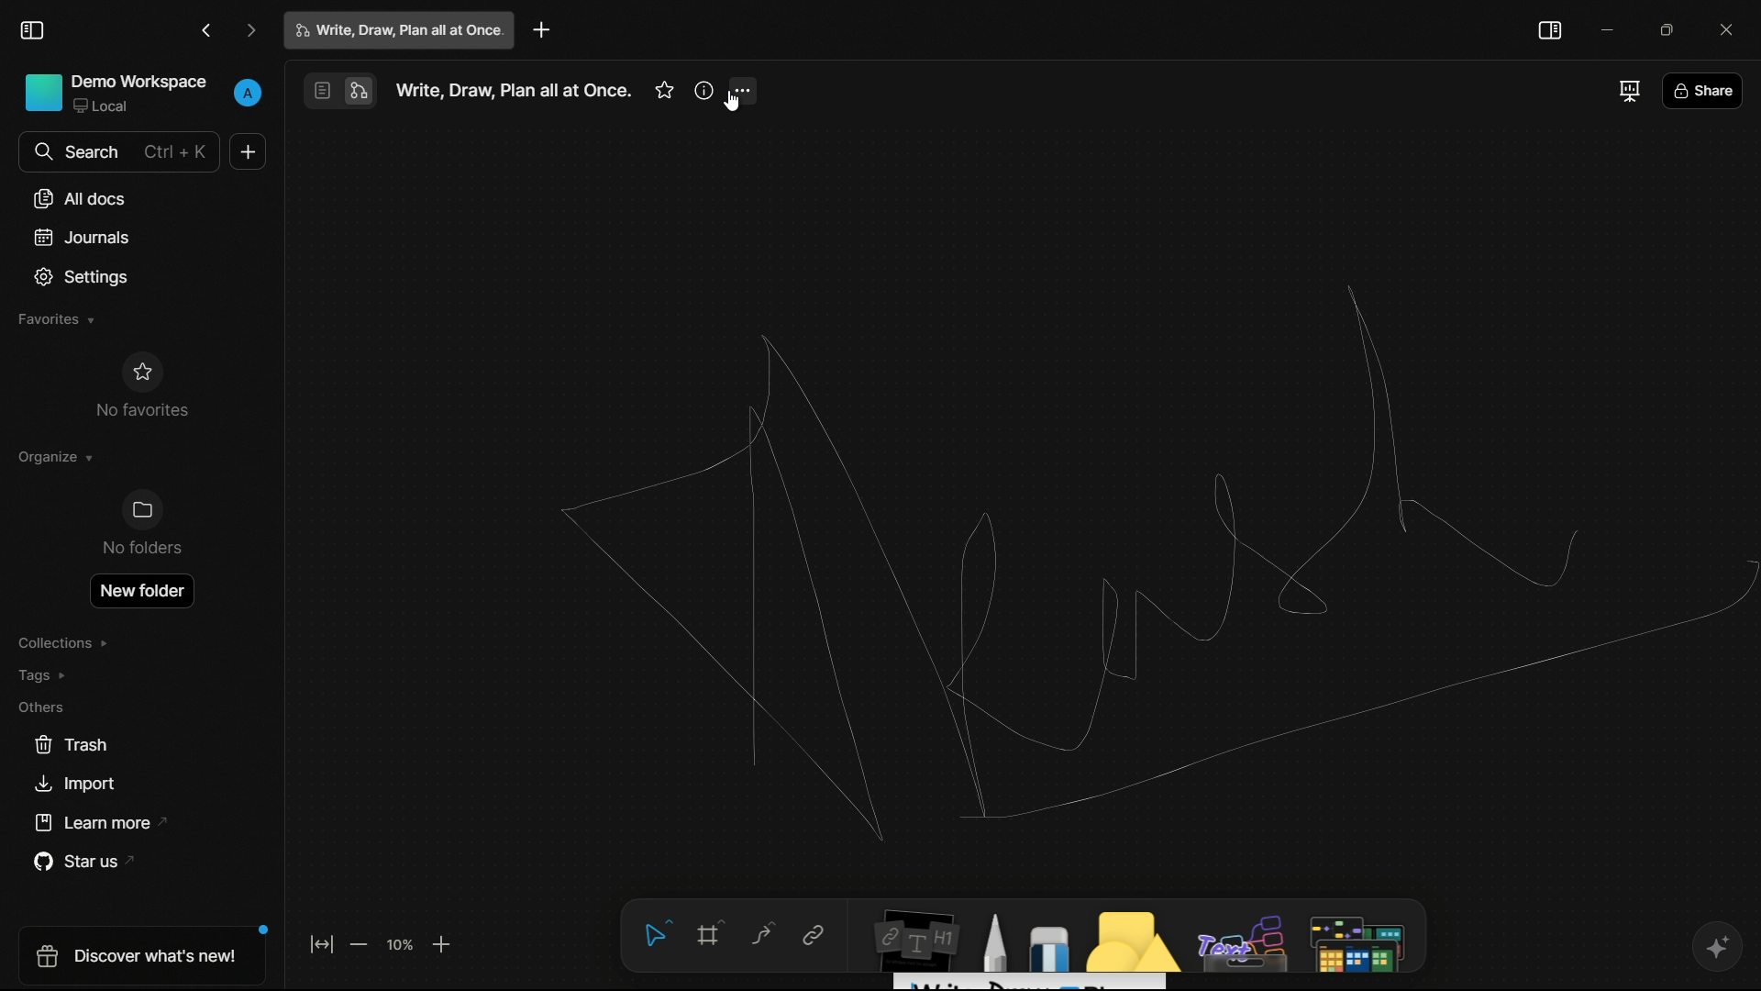 This screenshot has height=991, width=1761. What do you see at coordinates (140, 548) in the screenshot?
I see `No folder` at bounding box center [140, 548].